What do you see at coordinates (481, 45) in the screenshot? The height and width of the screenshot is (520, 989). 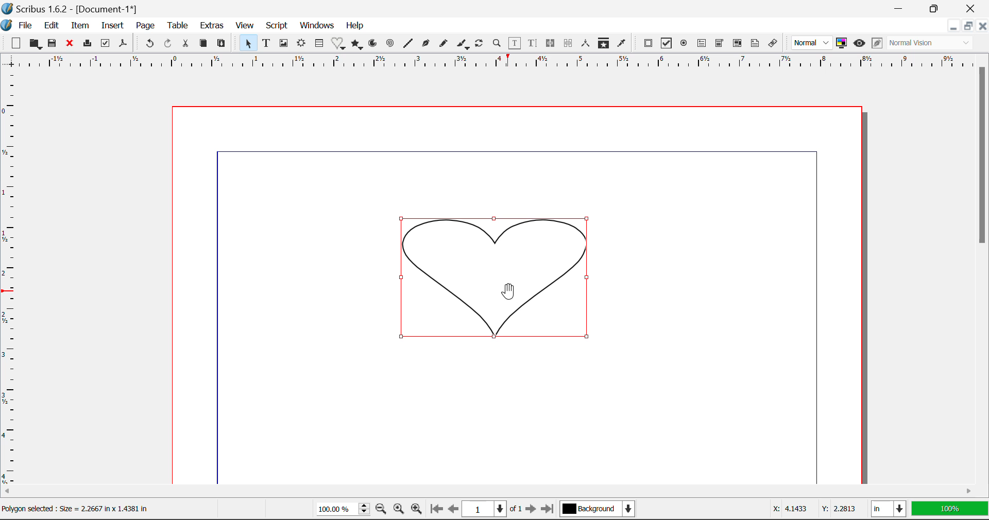 I see `Refresh` at bounding box center [481, 45].